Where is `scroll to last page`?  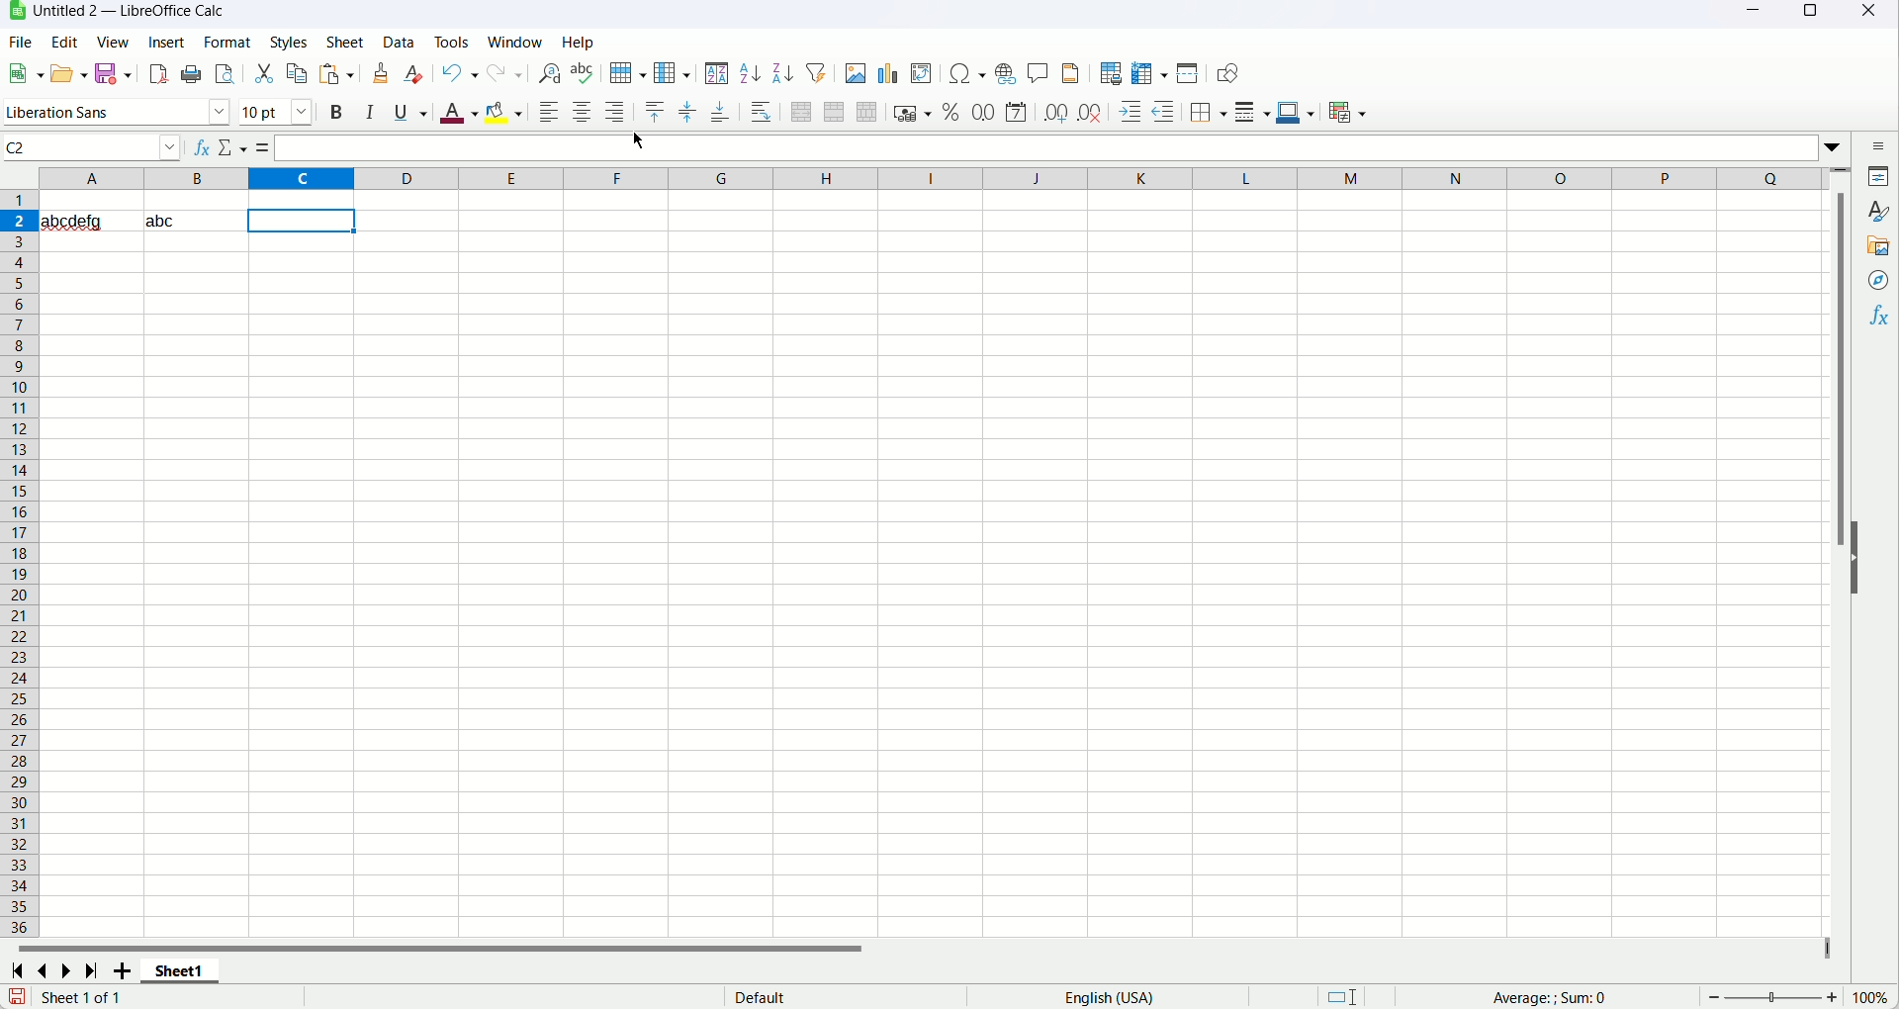
scroll to last page is located at coordinates (91, 968).